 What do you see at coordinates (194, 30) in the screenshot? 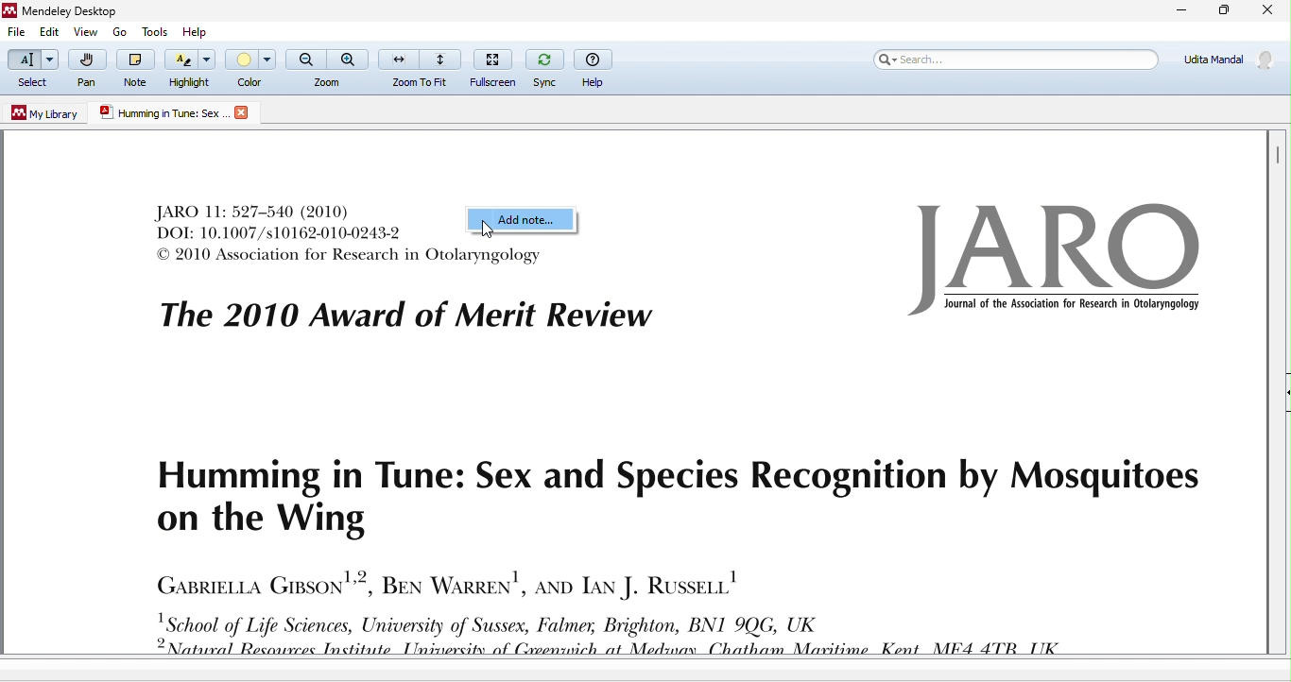
I see `help` at bounding box center [194, 30].